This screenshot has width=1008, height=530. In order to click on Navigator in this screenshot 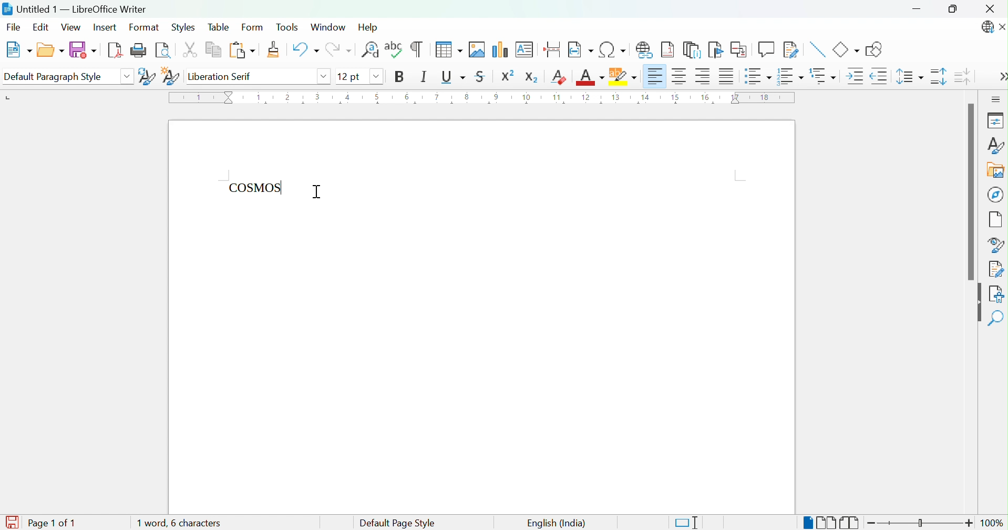, I will do `click(996, 194)`.